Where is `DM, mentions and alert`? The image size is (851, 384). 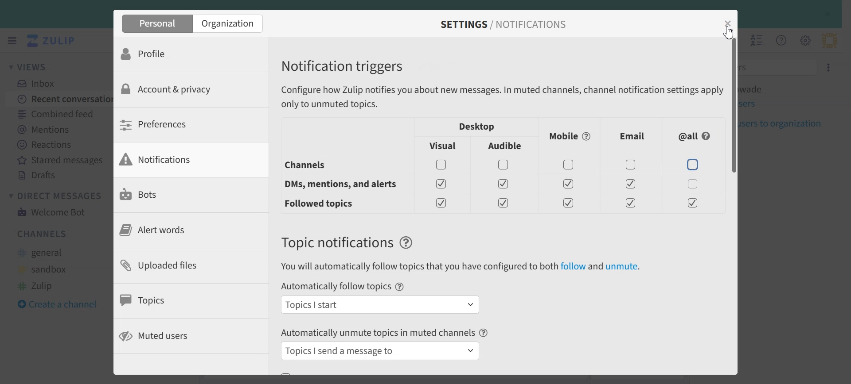 DM, mentions and alert is located at coordinates (339, 184).